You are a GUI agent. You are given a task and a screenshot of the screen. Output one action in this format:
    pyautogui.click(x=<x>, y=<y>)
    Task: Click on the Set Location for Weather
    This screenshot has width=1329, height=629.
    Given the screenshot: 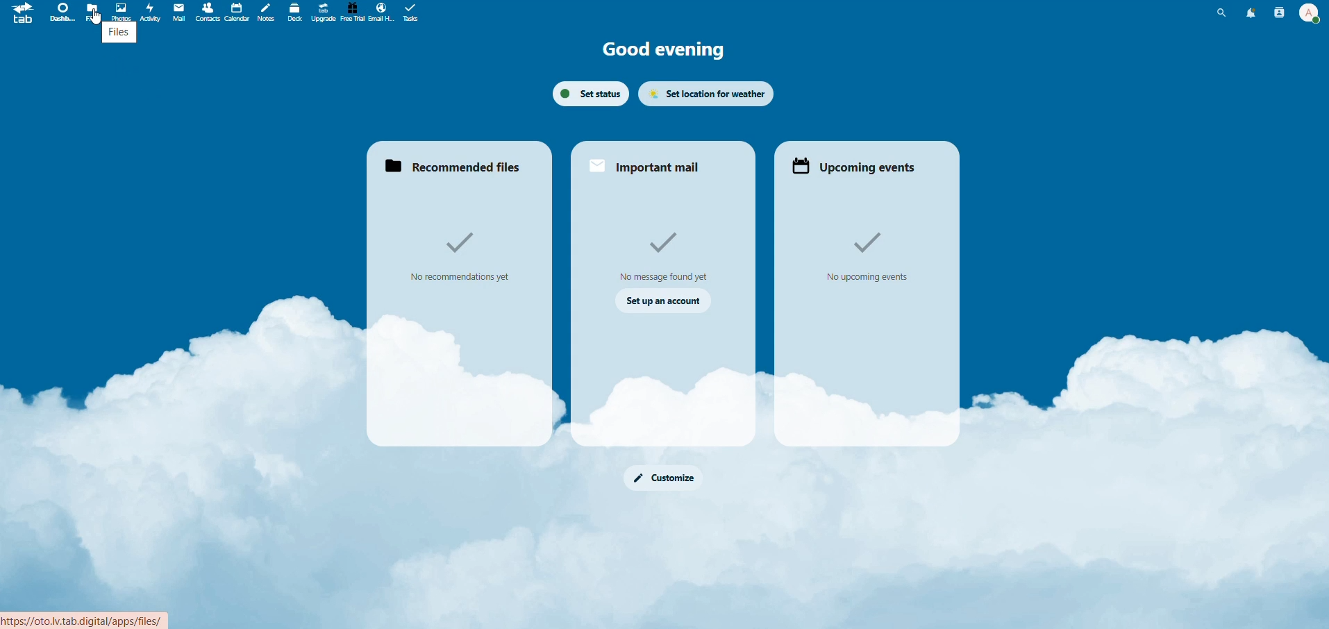 What is the action you would take?
    pyautogui.click(x=708, y=92)
    